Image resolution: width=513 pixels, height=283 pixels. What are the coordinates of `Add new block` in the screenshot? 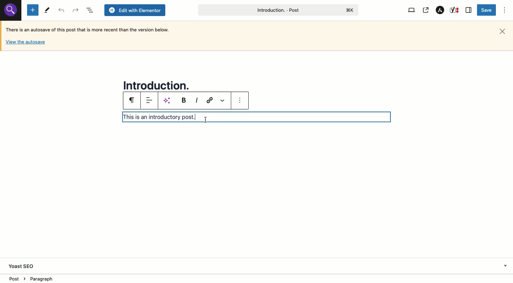 It's located at (33, 10).